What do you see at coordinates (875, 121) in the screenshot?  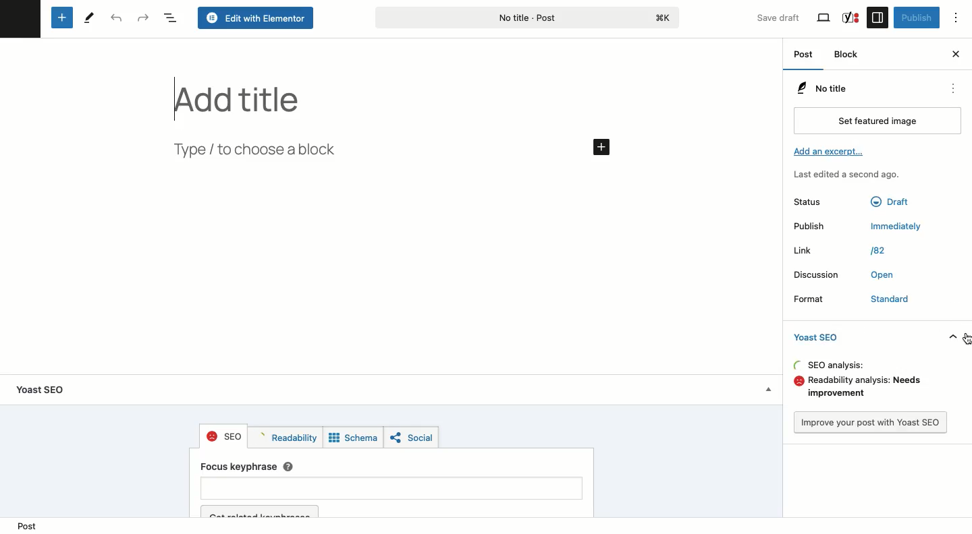 I see `Set featured image` at bounding box center [875, 121].